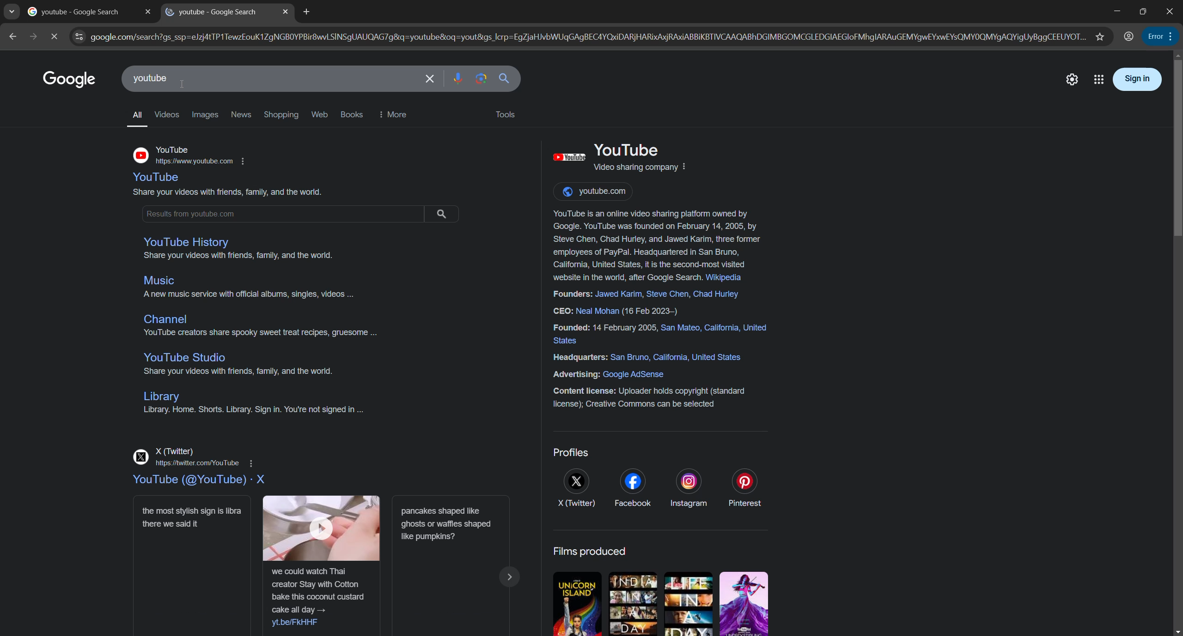 The image size is (1183, 636). I want to click on back, so click(12, 36).